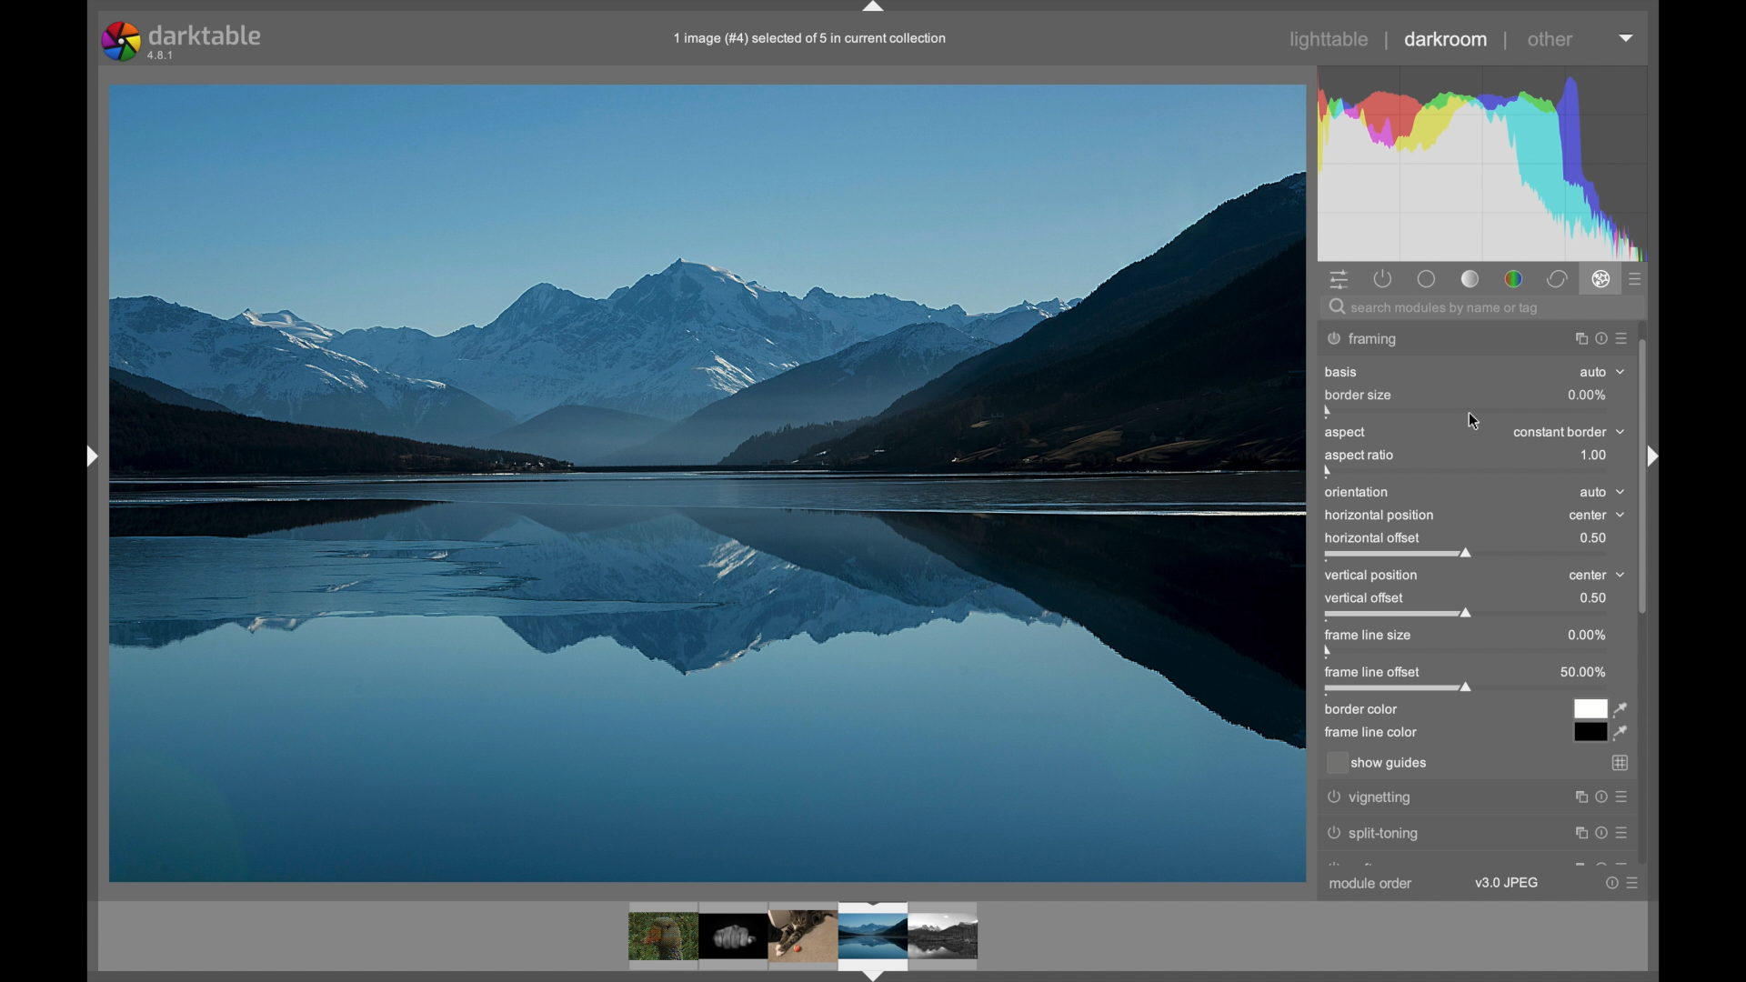 This screenshot has width=1746, height=982. Describe the element at coordinates (878, 9) in the screenshot. I see `drag handle` at that location.